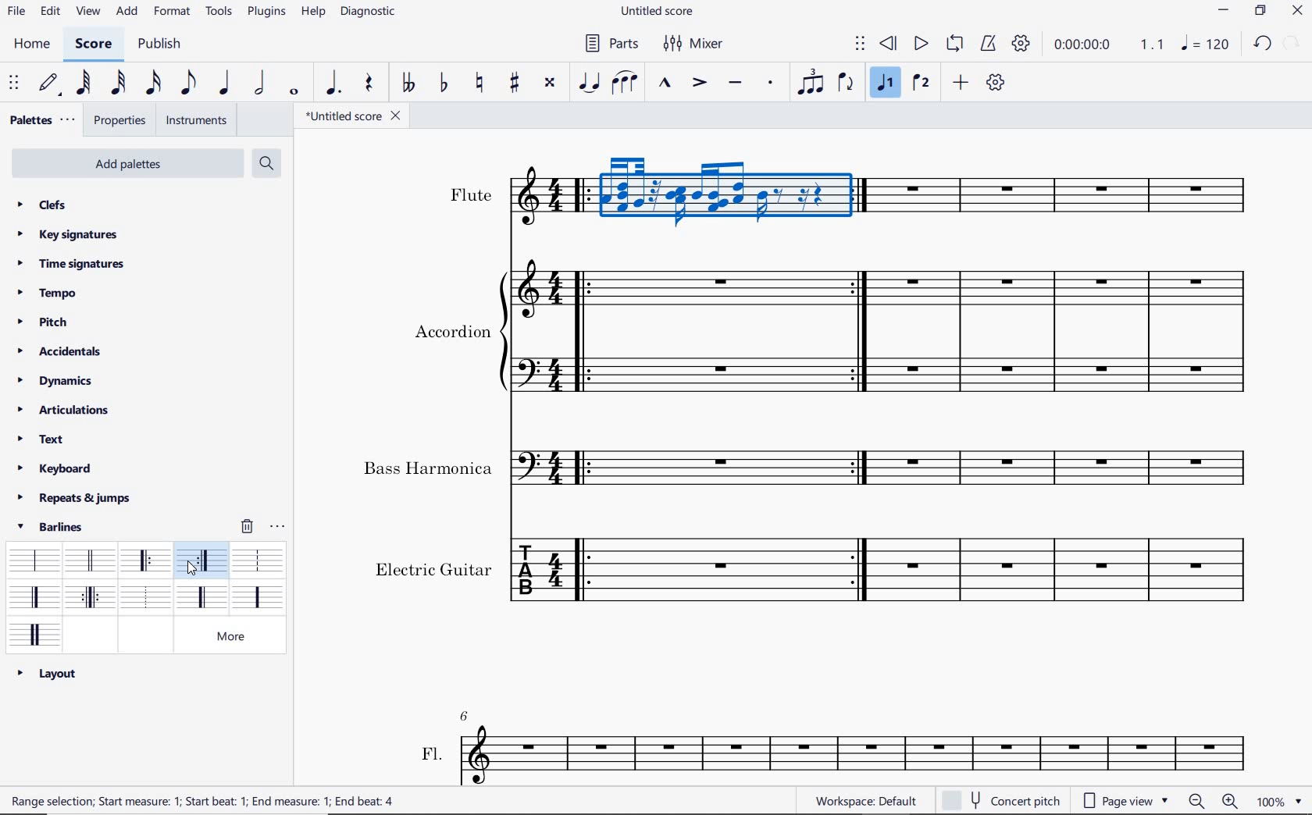 The height and width of the screenshot is (815, 1312). What do you see at coordinates (82, 84) in the screenshot?
I see `64th note` at bounding box center [82, 84].